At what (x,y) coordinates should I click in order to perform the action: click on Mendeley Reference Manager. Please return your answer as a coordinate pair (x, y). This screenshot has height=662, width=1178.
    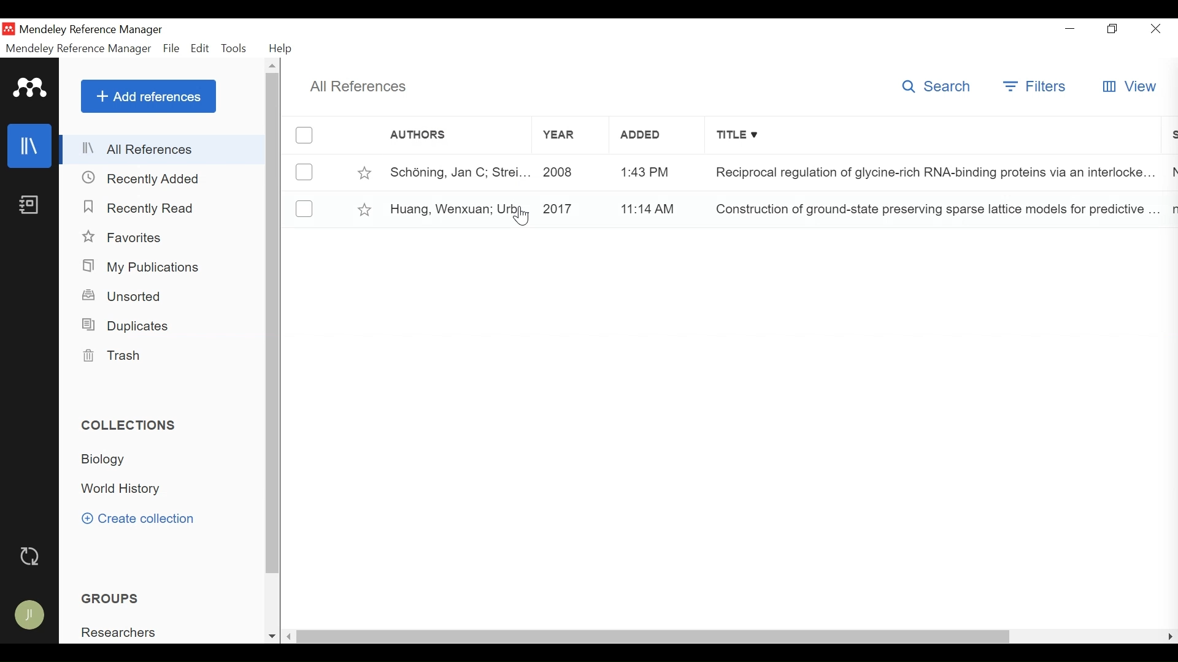
    Looking at the image, I should click on (94, 29).